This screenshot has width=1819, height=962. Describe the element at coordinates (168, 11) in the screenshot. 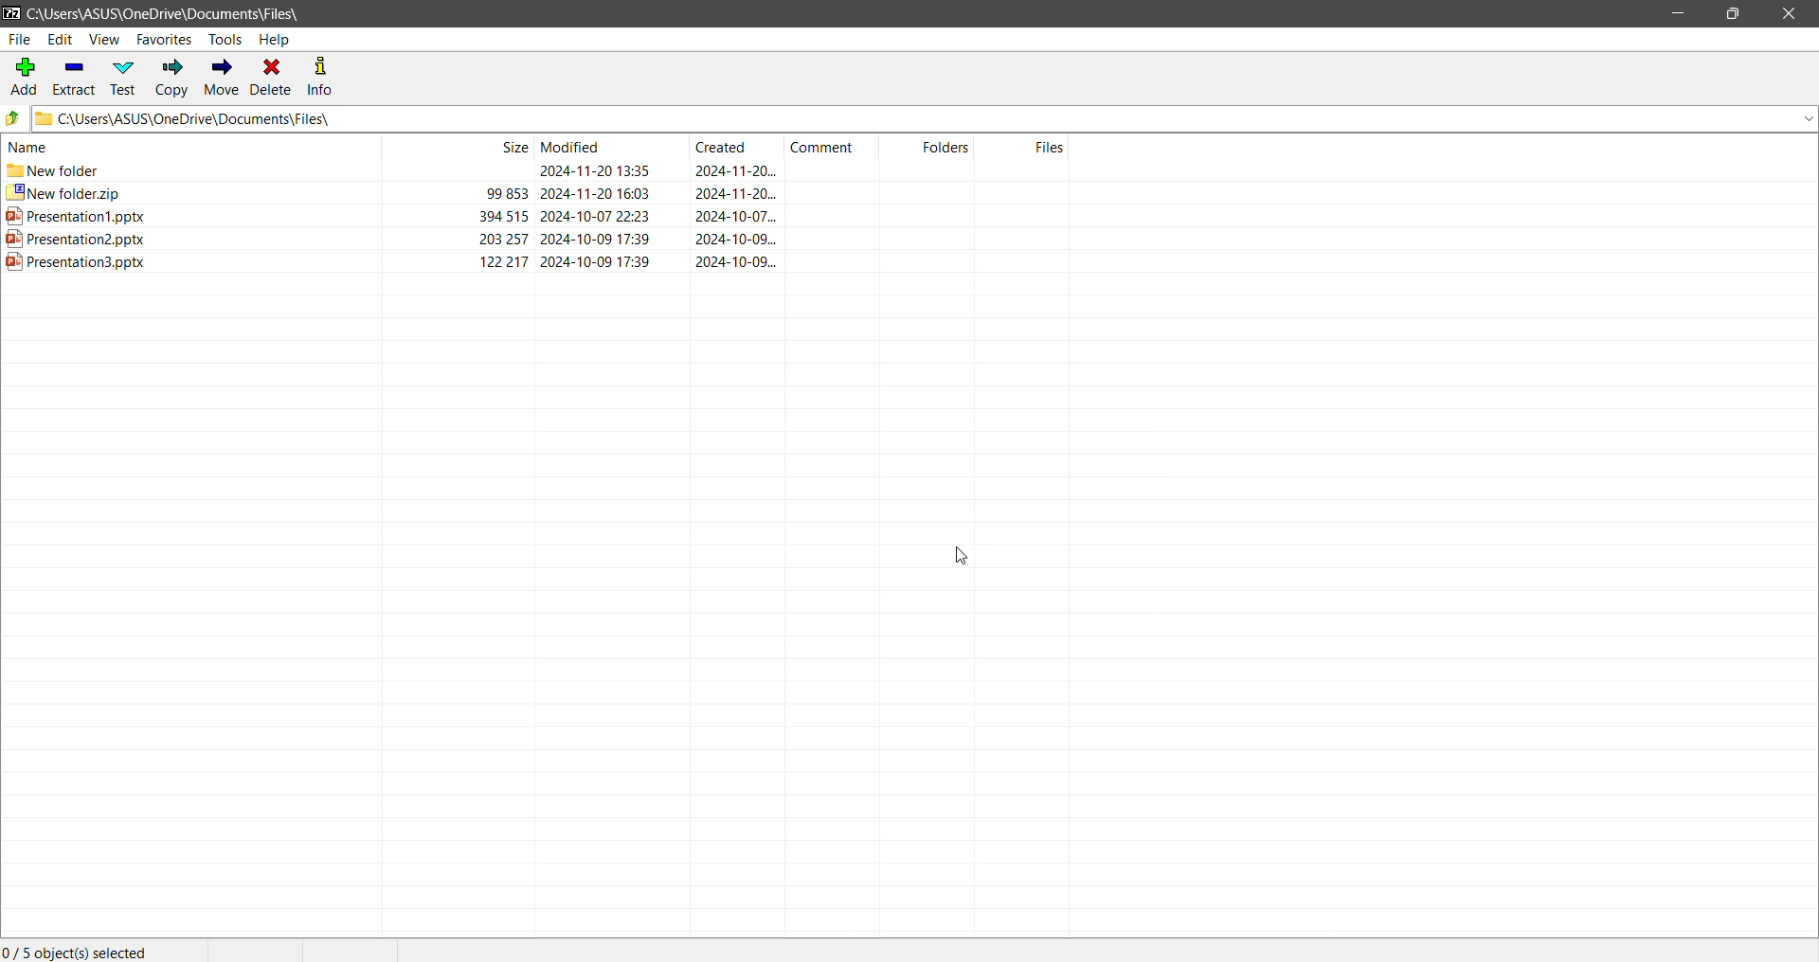

I see `Current Folder Path` at that location.